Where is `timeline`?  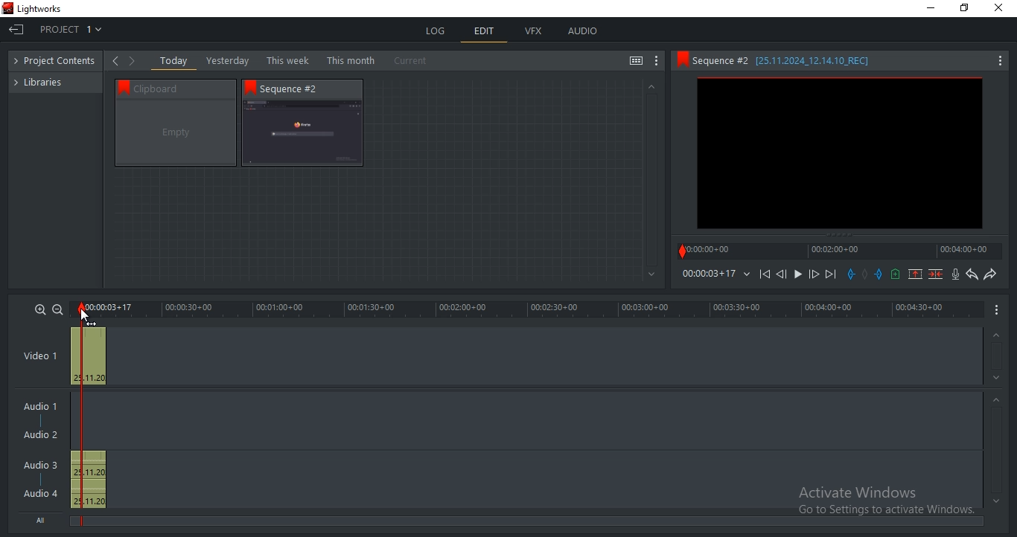 timeline is located at coordinates (840, 251).